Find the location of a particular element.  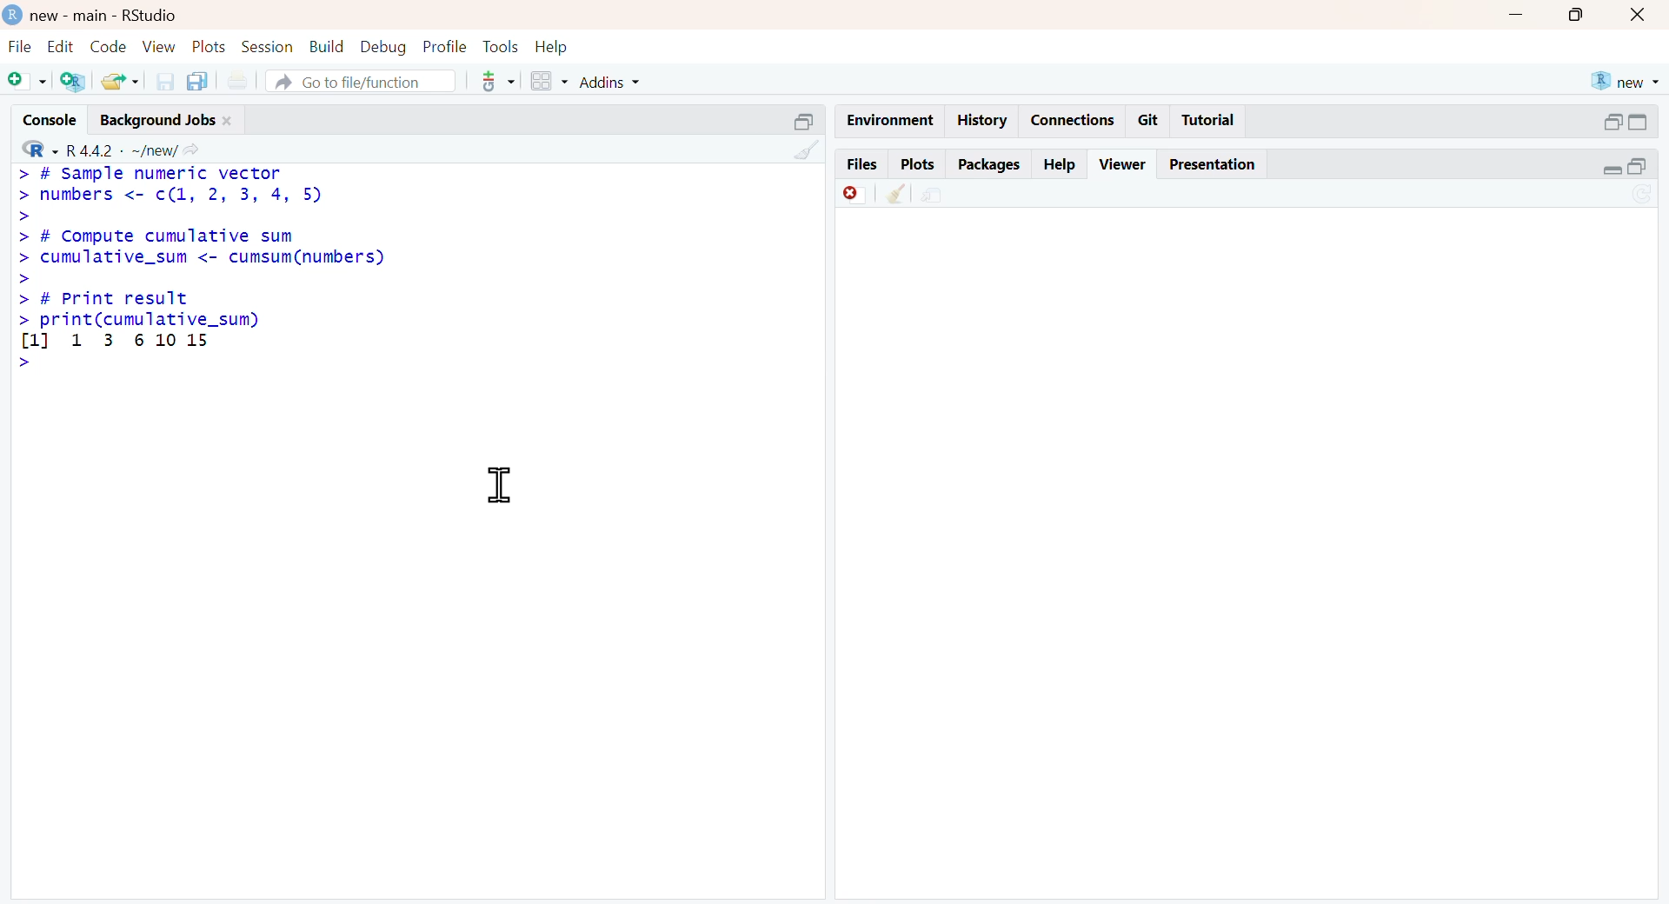

console is located at coordinates (52, 119).